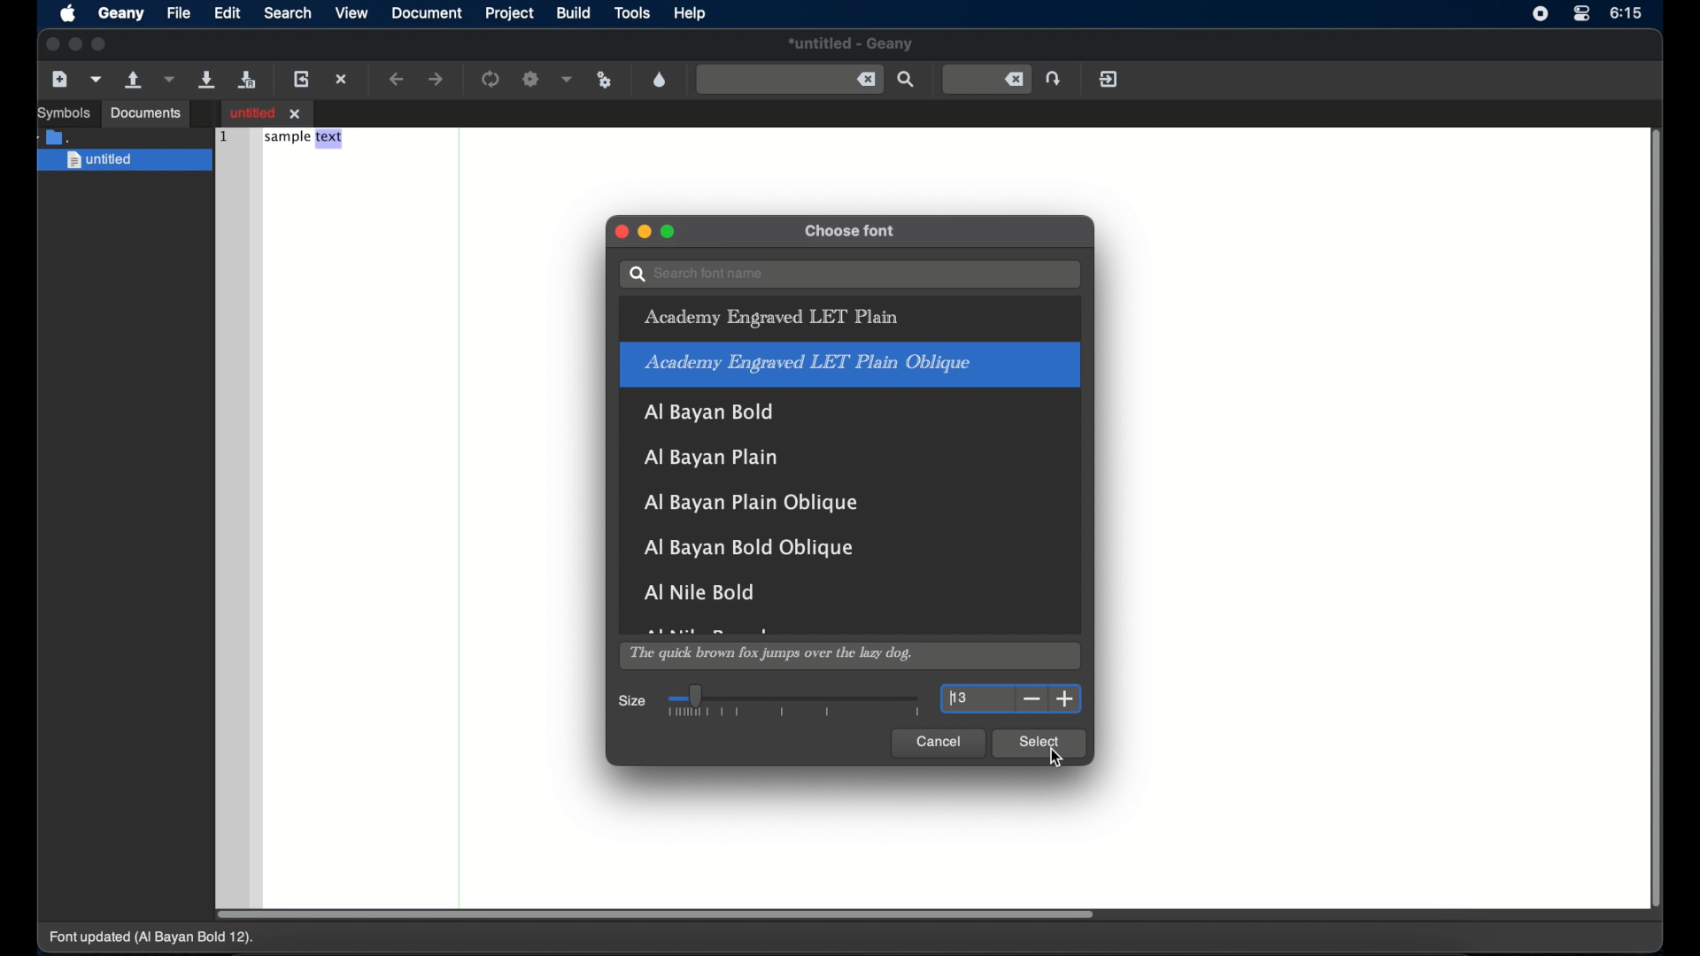 This screenshot has height=956, width=1700. What do you see at coordinates (65, 113) in the screenshot?
I see `symbols` at bounding box center [65, 113].